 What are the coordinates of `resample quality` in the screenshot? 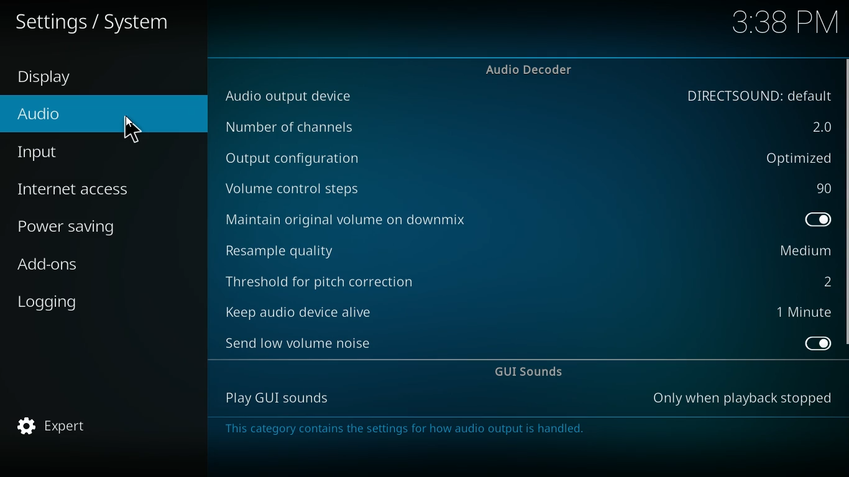 It's located at (302, 248).